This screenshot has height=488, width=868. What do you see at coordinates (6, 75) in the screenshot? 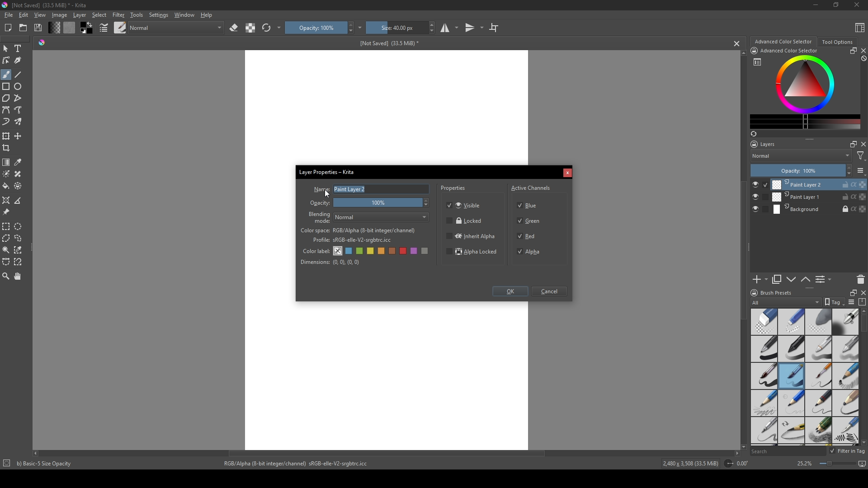
I see `brush` at bounding box center [6, 75].